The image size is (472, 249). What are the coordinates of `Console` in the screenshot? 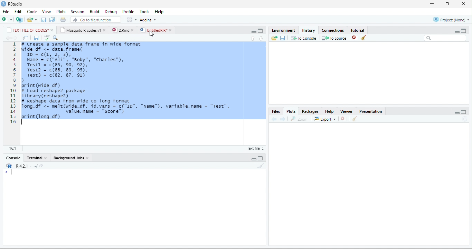 It's located at (13, 158).